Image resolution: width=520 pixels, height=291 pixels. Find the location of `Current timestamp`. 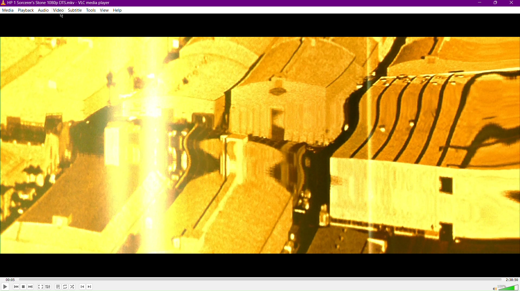

Current timestamp is located at coordinates (7, 278).